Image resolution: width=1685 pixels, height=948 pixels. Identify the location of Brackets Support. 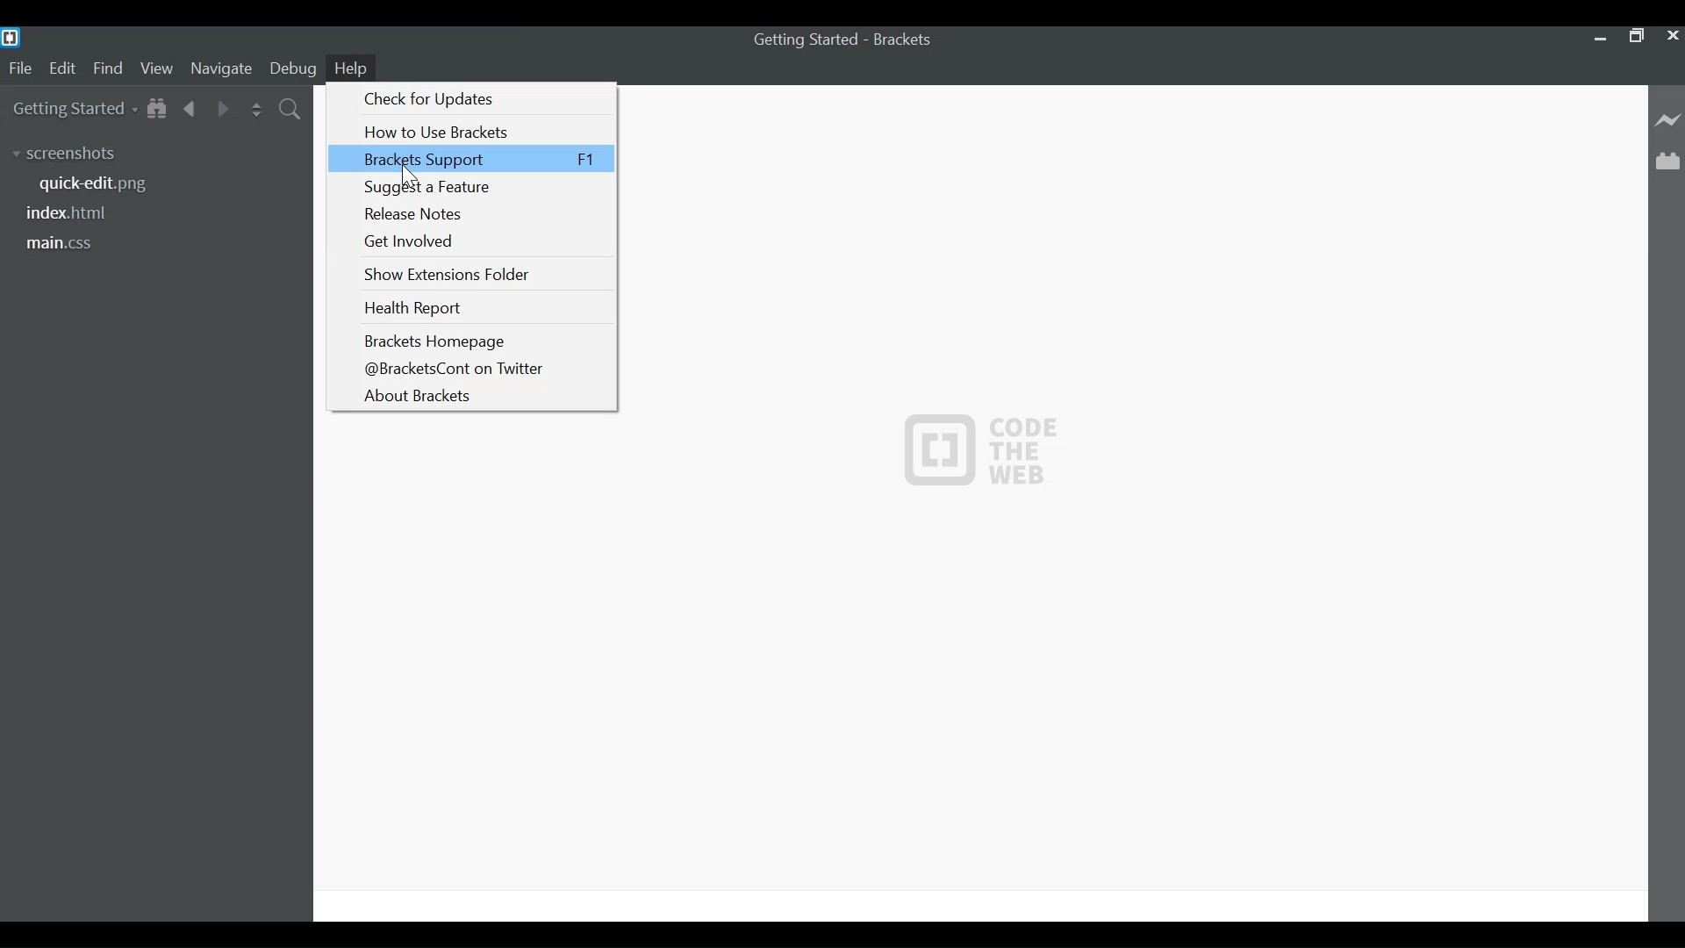
(471, 159).